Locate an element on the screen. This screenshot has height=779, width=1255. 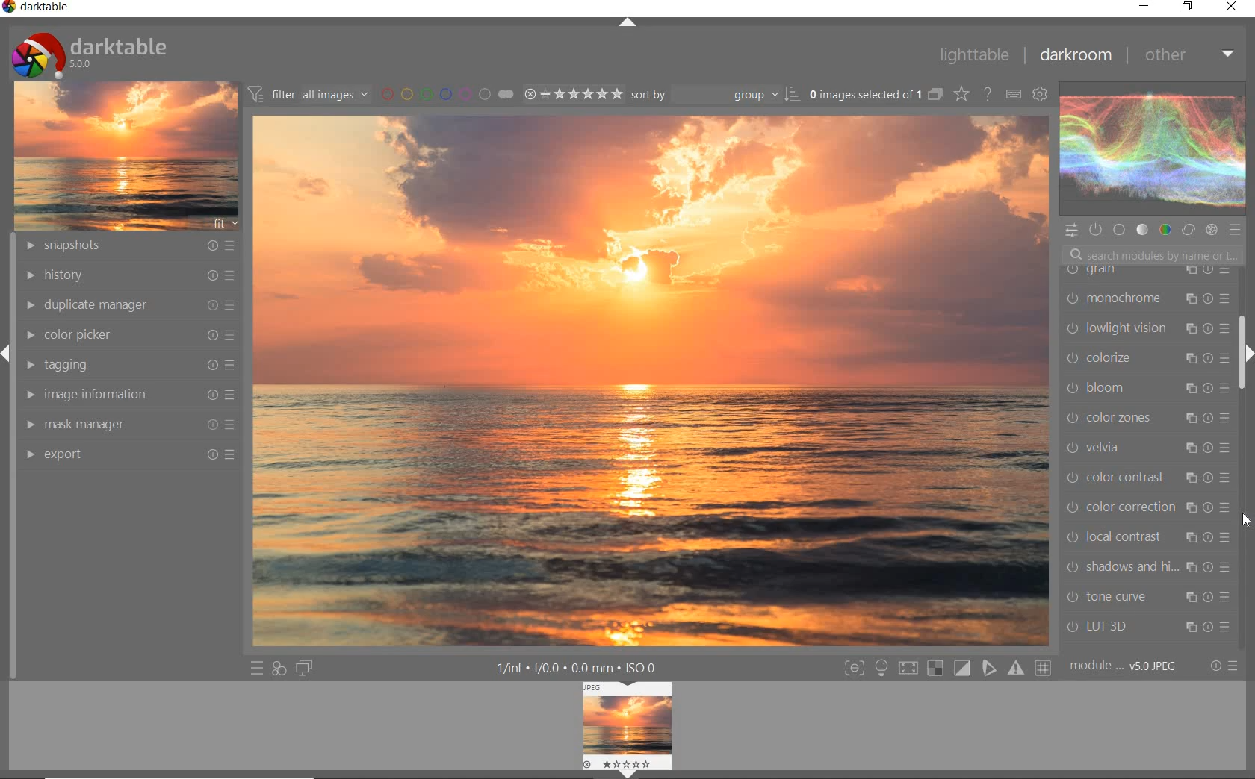
local contrast is located at coordinates (1147, 541).